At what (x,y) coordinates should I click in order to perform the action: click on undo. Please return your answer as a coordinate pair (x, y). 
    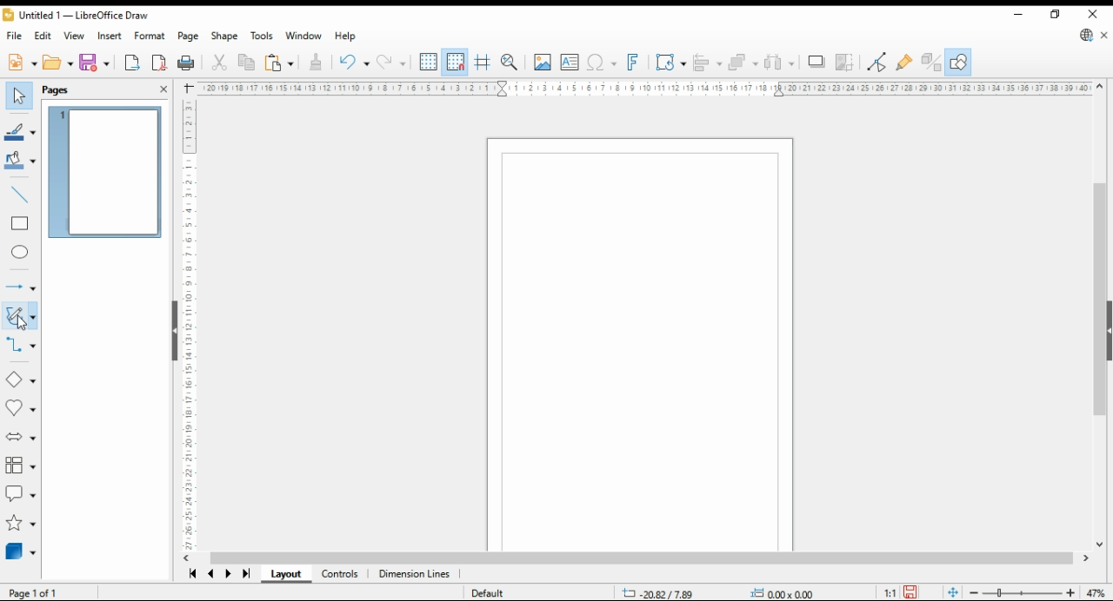
    Looking at the image, I should click on (355, 63).